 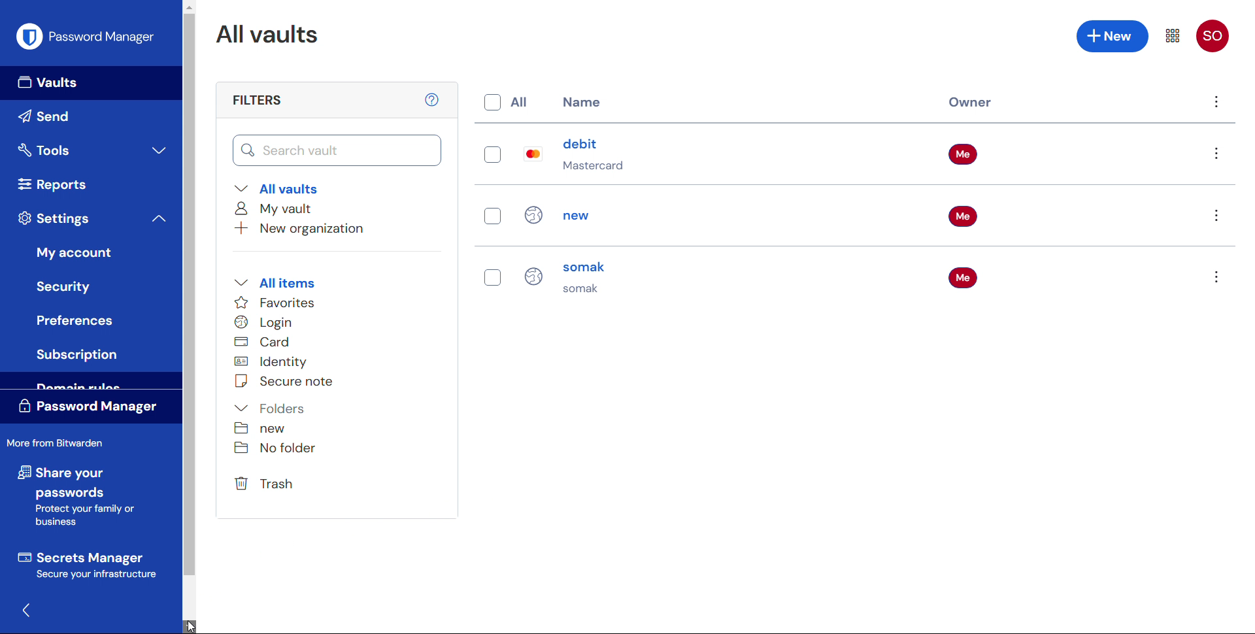 I want to click on My vault , so click(x=275, y=208).